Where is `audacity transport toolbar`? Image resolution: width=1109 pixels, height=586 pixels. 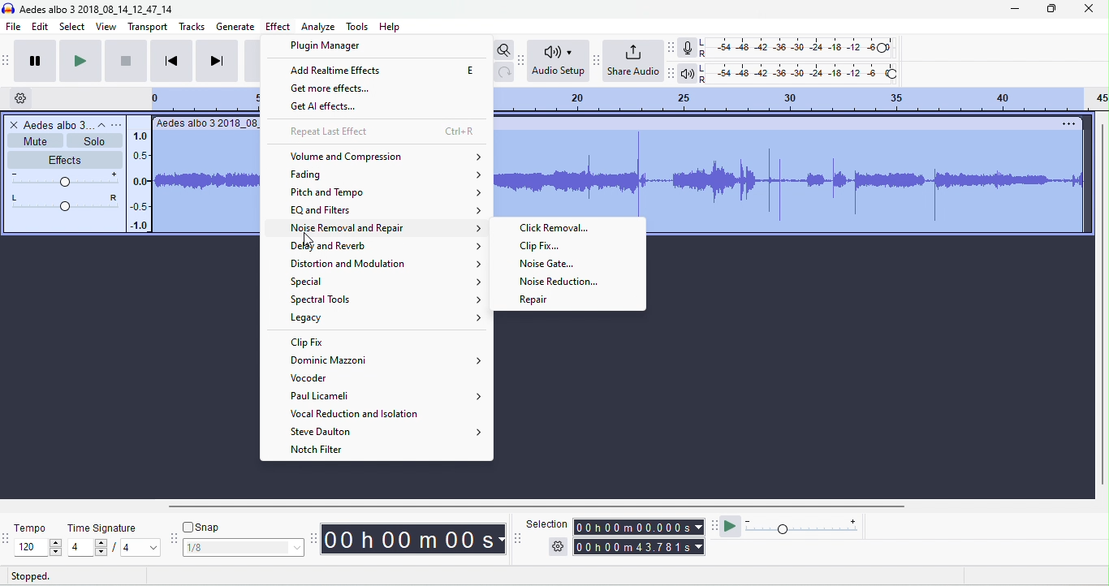
audacity transport toolbar is located at coordinates (7, 58).